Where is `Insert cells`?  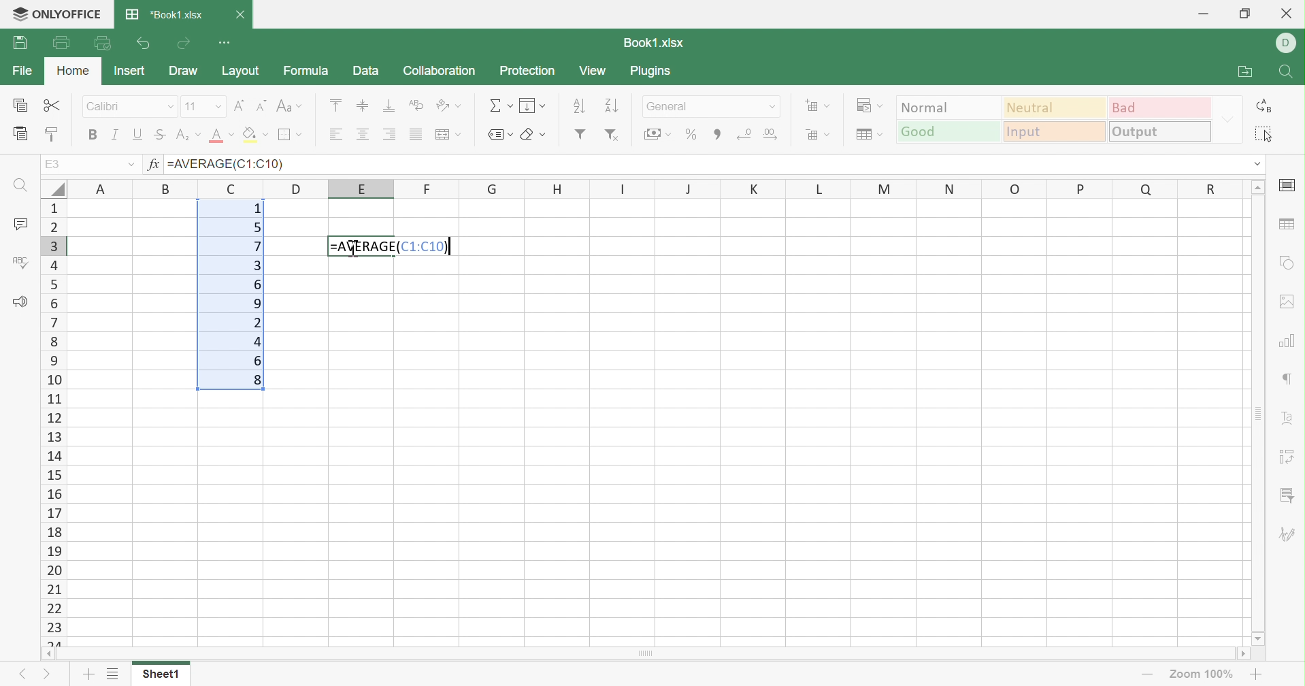 Insert cells is located at coordinates (819, 105).